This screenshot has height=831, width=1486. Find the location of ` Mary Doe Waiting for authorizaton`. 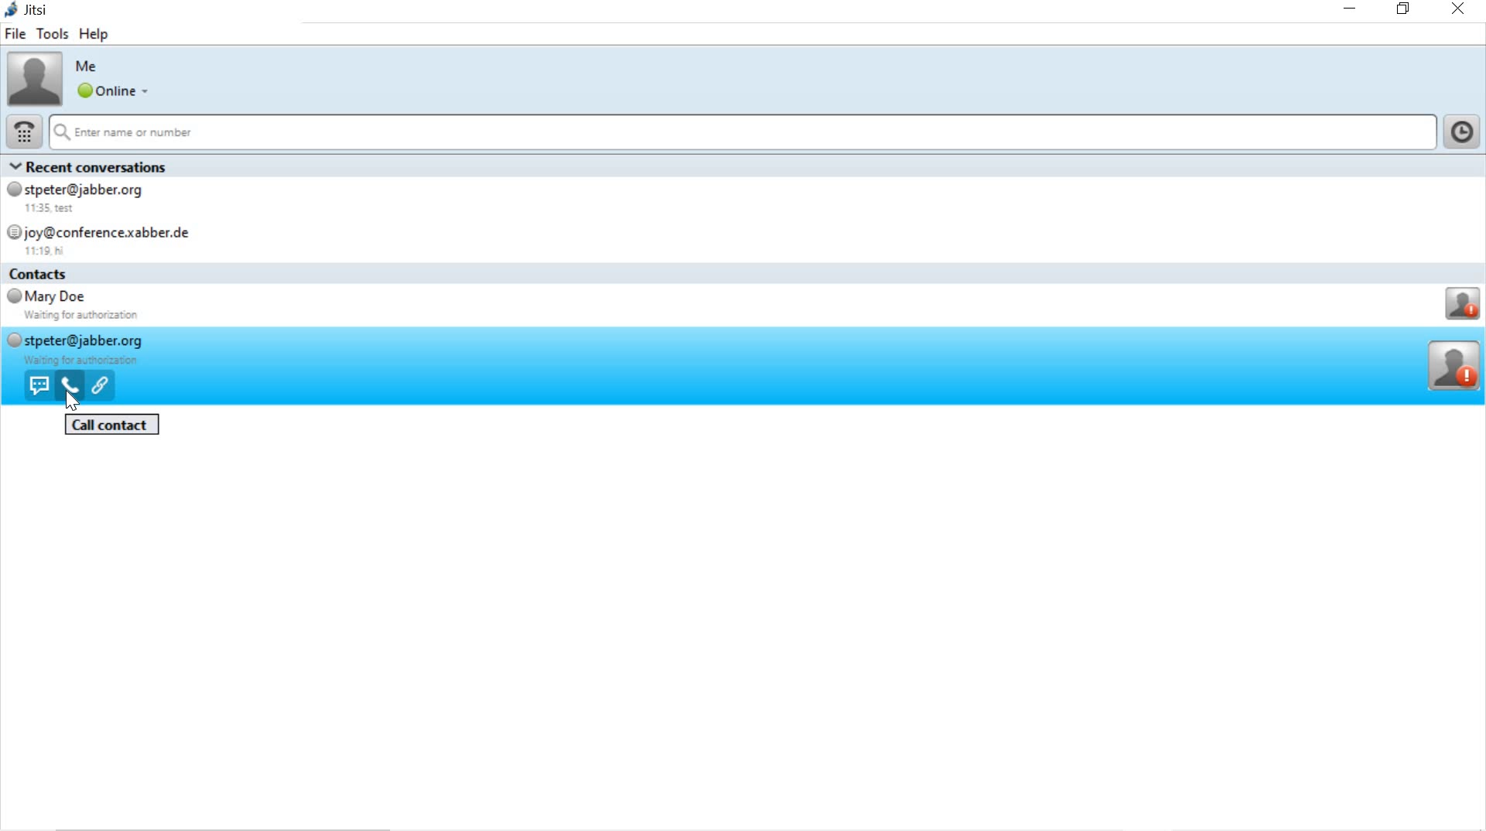

 Mary Doe Waiting for authorizaton is located at coordinates (75, 307).